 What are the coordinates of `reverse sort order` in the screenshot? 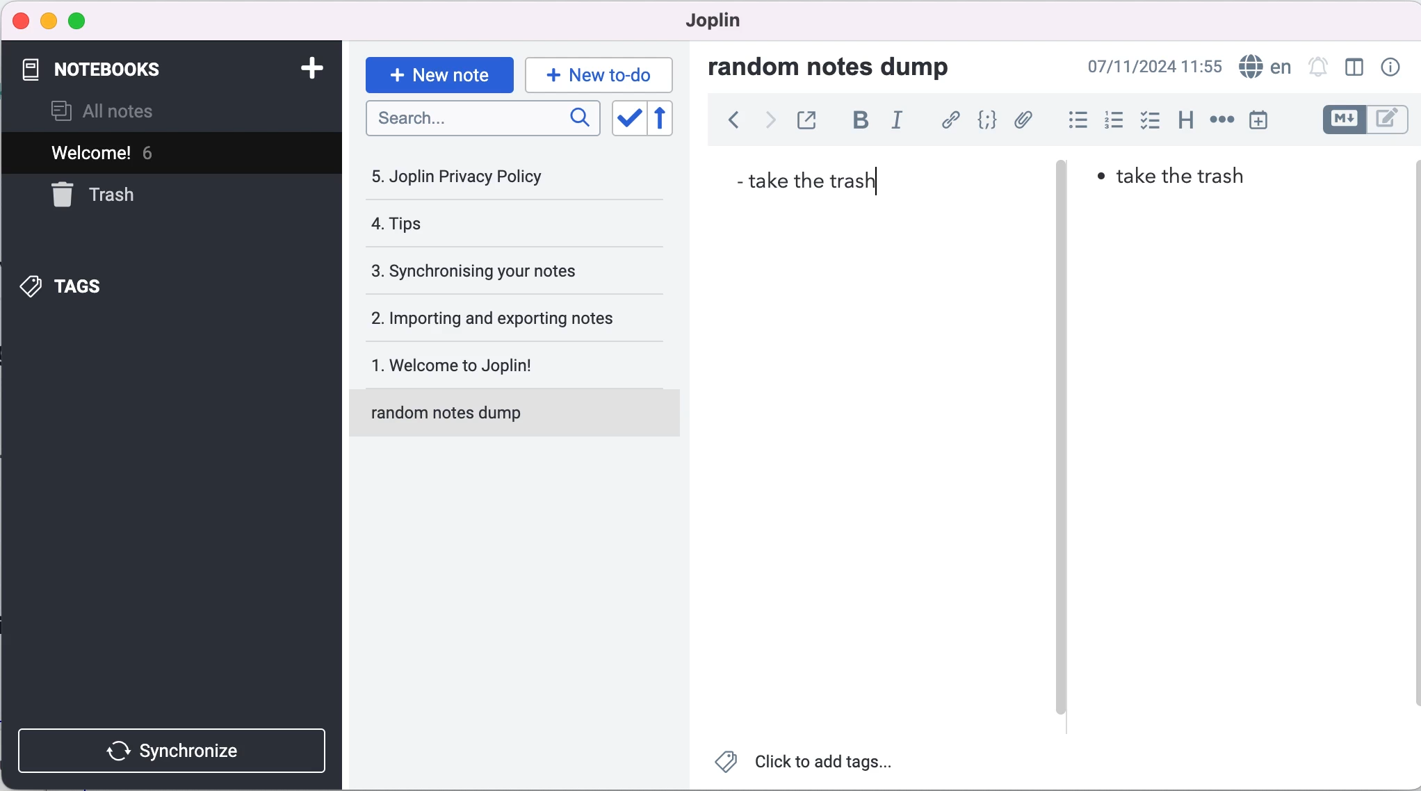 It's located at (672, 119).